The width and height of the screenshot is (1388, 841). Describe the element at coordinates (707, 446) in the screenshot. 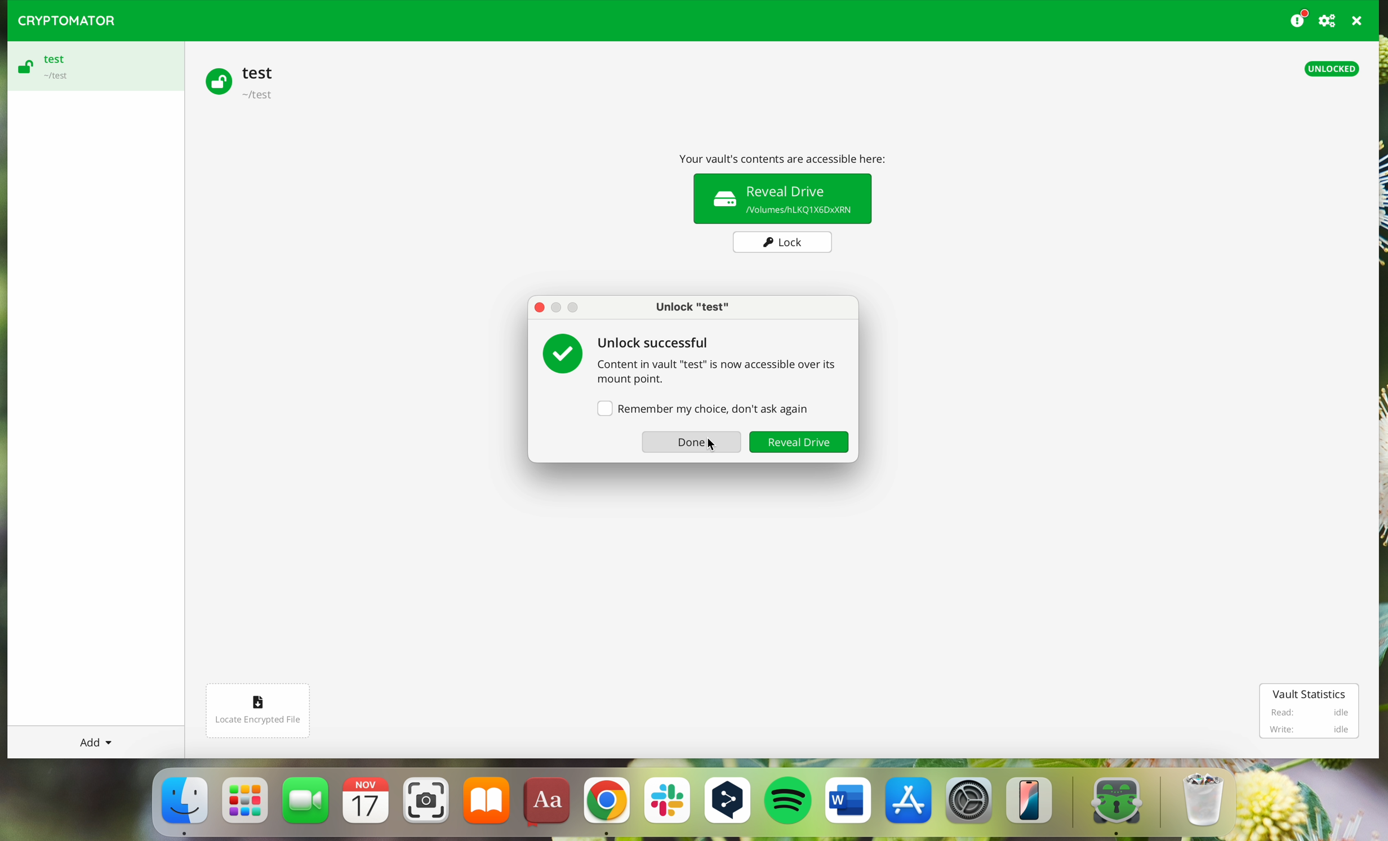

I see `cursor` at that location.